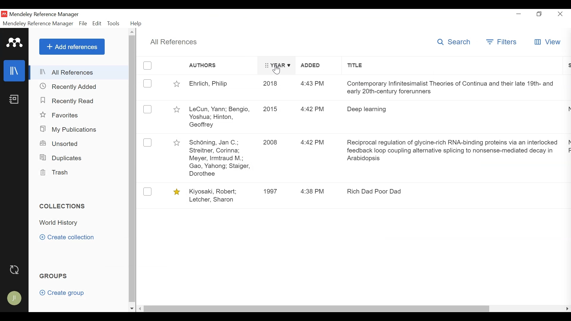  What do you see at coordinates (219, 159) in the screenshot?
I see `Schoning, Jan C; Streitner, Corinna; Meyer, Irmtraud M; Gao, Yahong, Staiger, Dorothee` at bounding box center [219, 159].